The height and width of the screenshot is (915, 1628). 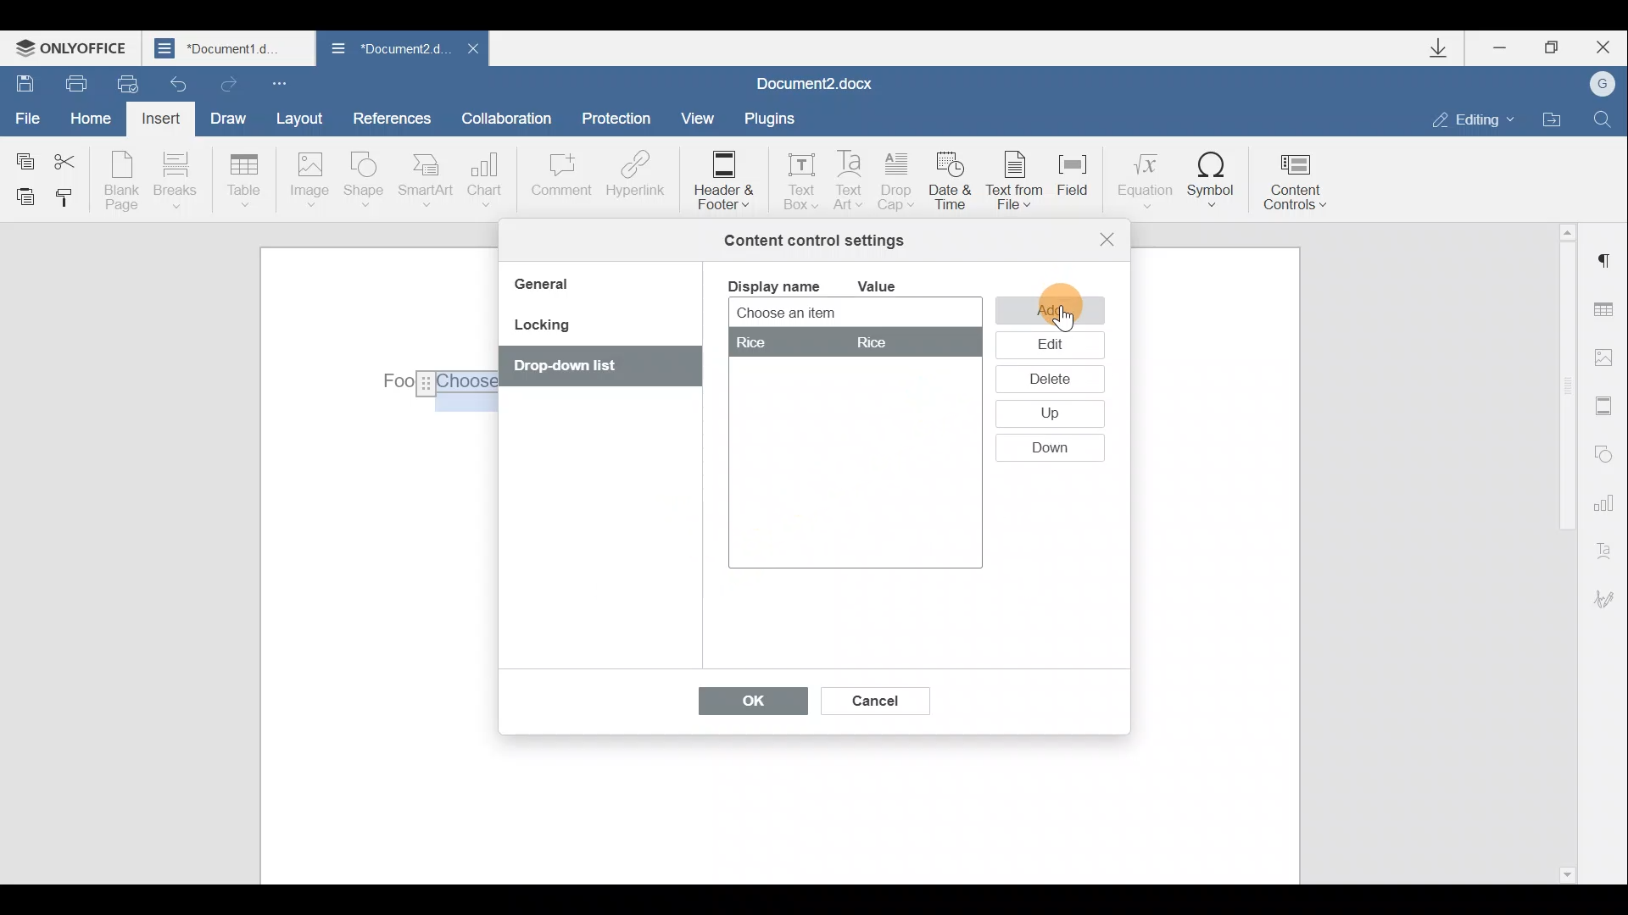 I want to click on Draw, so click(x=226, y=116).